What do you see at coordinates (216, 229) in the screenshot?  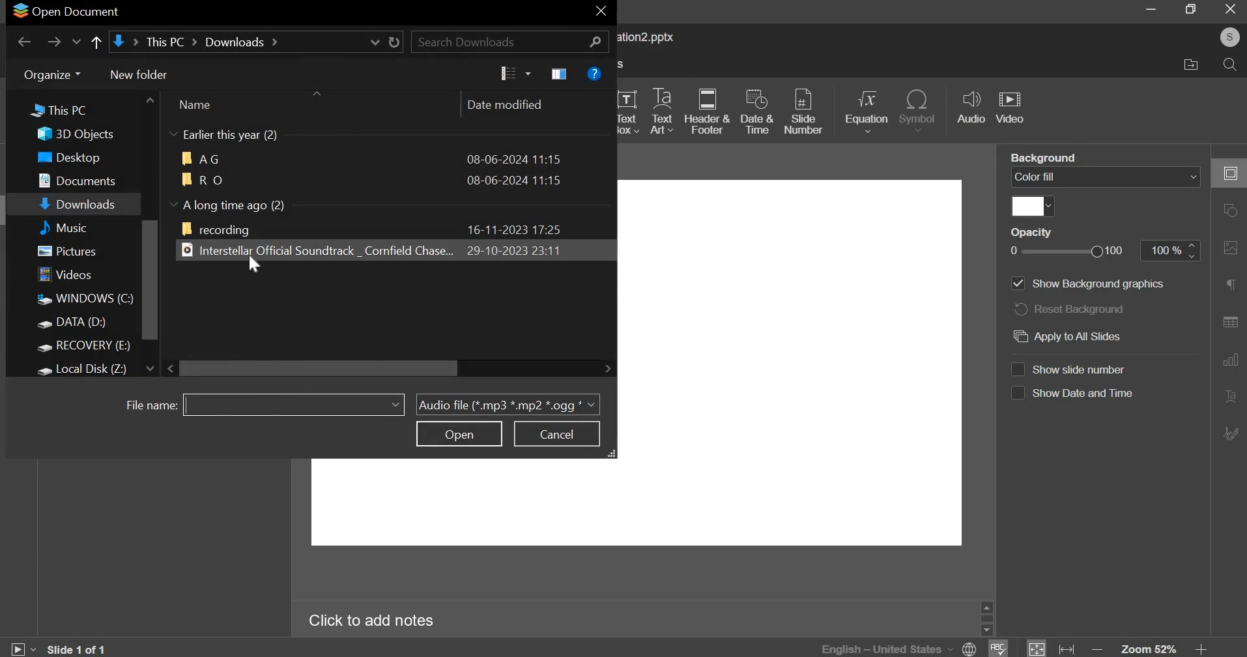 I see `recording` at bounding box center [216, 229].